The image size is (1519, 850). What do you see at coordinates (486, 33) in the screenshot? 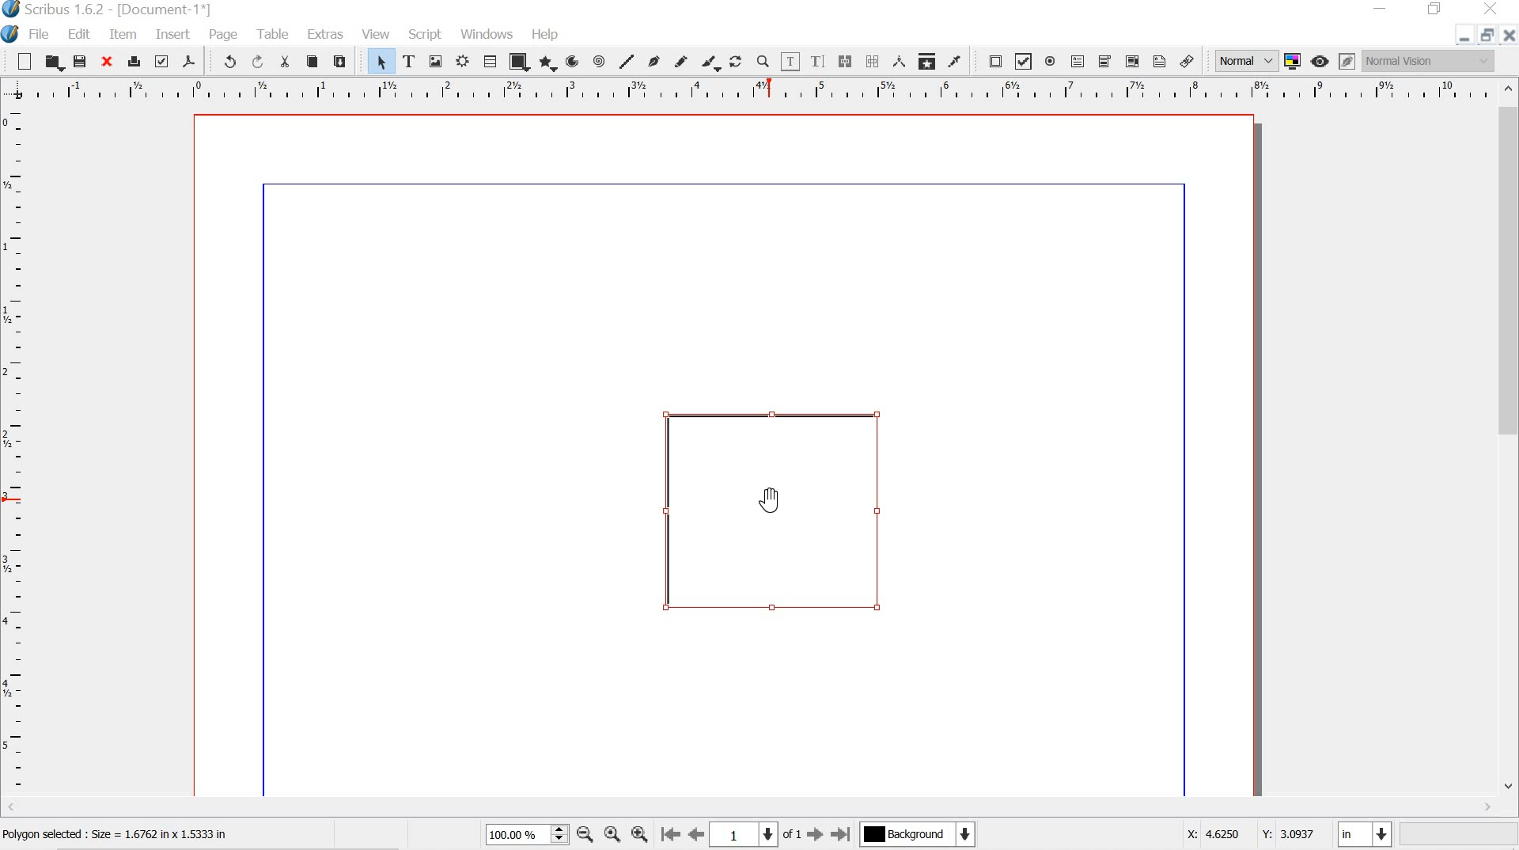
I see `WINDOWS` at bounding box center [486, 33].